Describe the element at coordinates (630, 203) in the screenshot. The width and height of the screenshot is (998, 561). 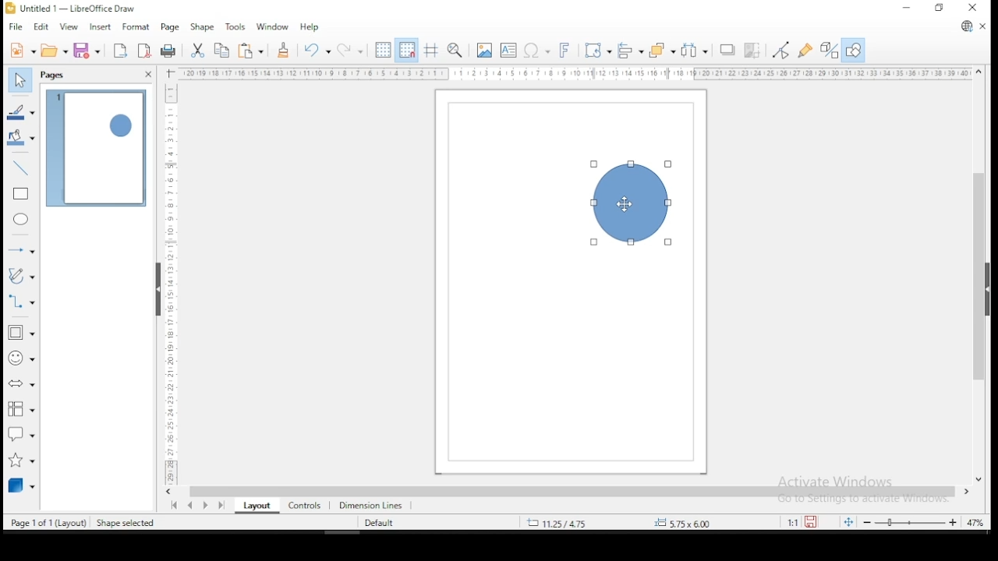
I see `shape` at that location.